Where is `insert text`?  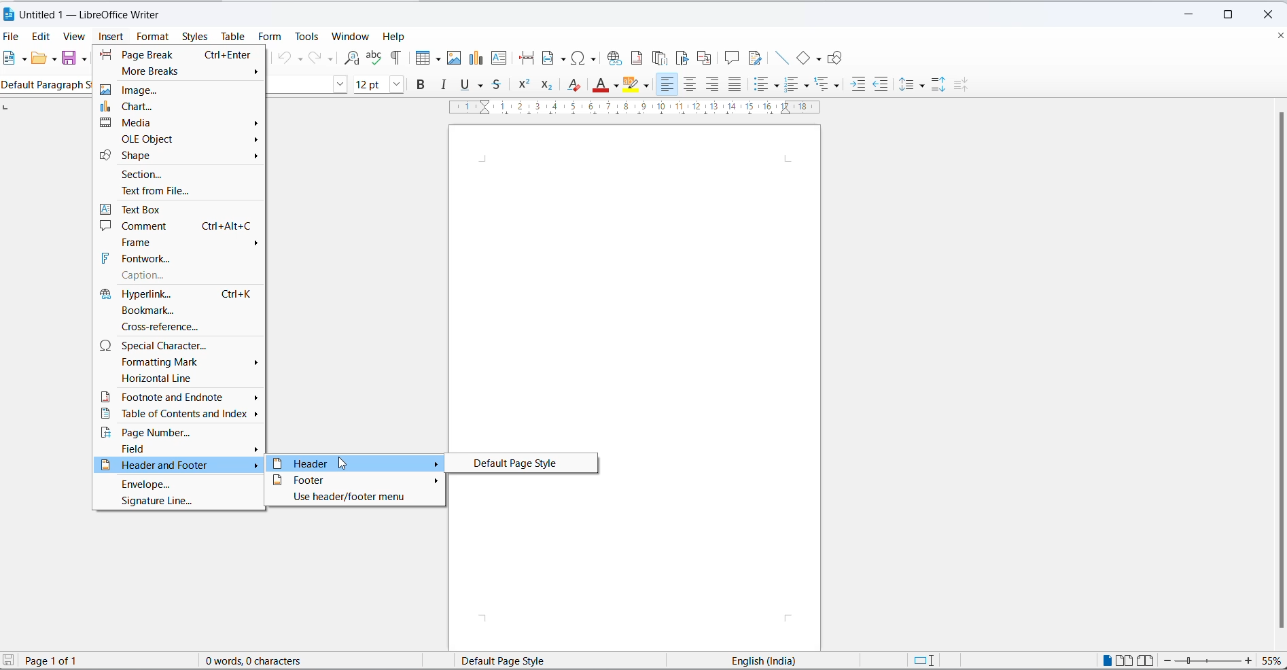
insert text is located at coordinates (506, 59).